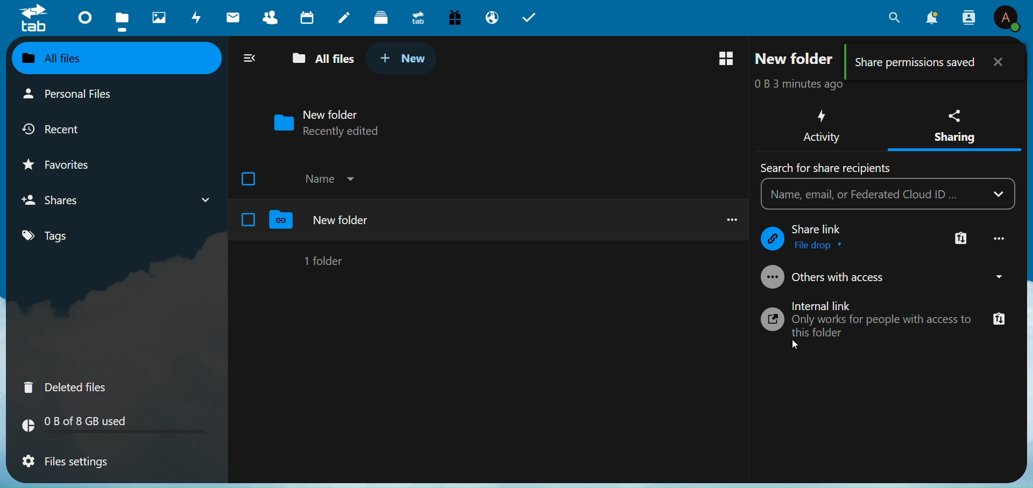  Describe the element at coordinates (1001, 238) in the screenshot. I see `More Option` at that location.